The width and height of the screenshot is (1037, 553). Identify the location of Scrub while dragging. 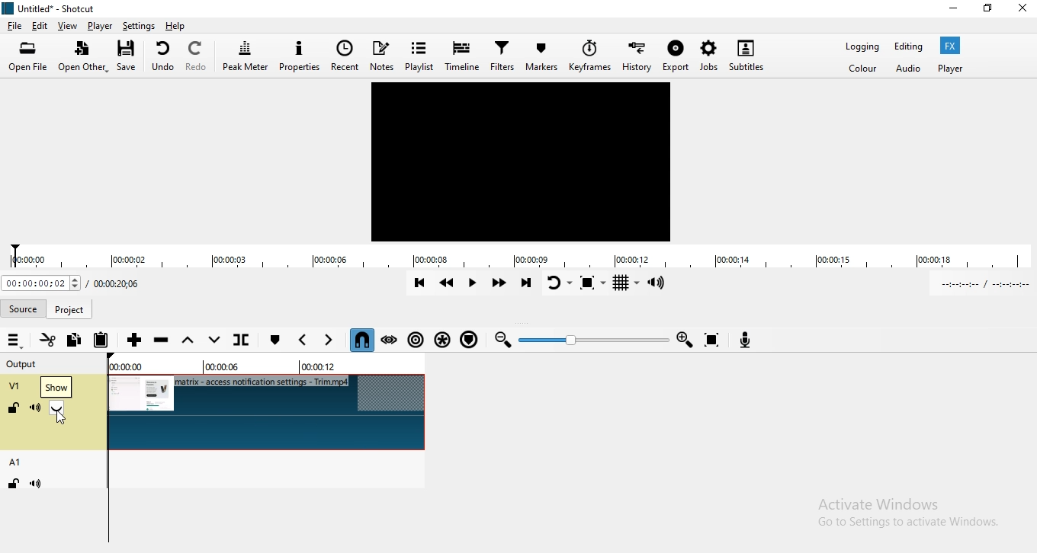
(388, 339).